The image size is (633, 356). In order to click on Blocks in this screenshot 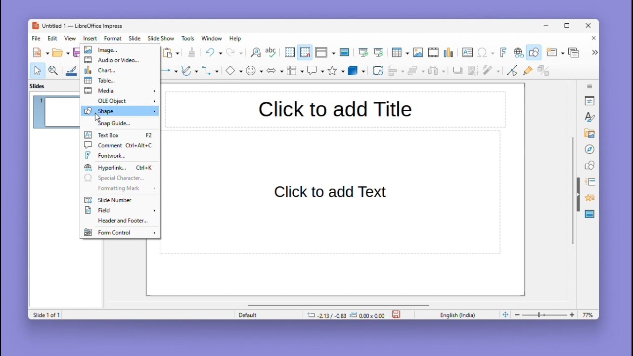, I will do `click(295, 70)`.